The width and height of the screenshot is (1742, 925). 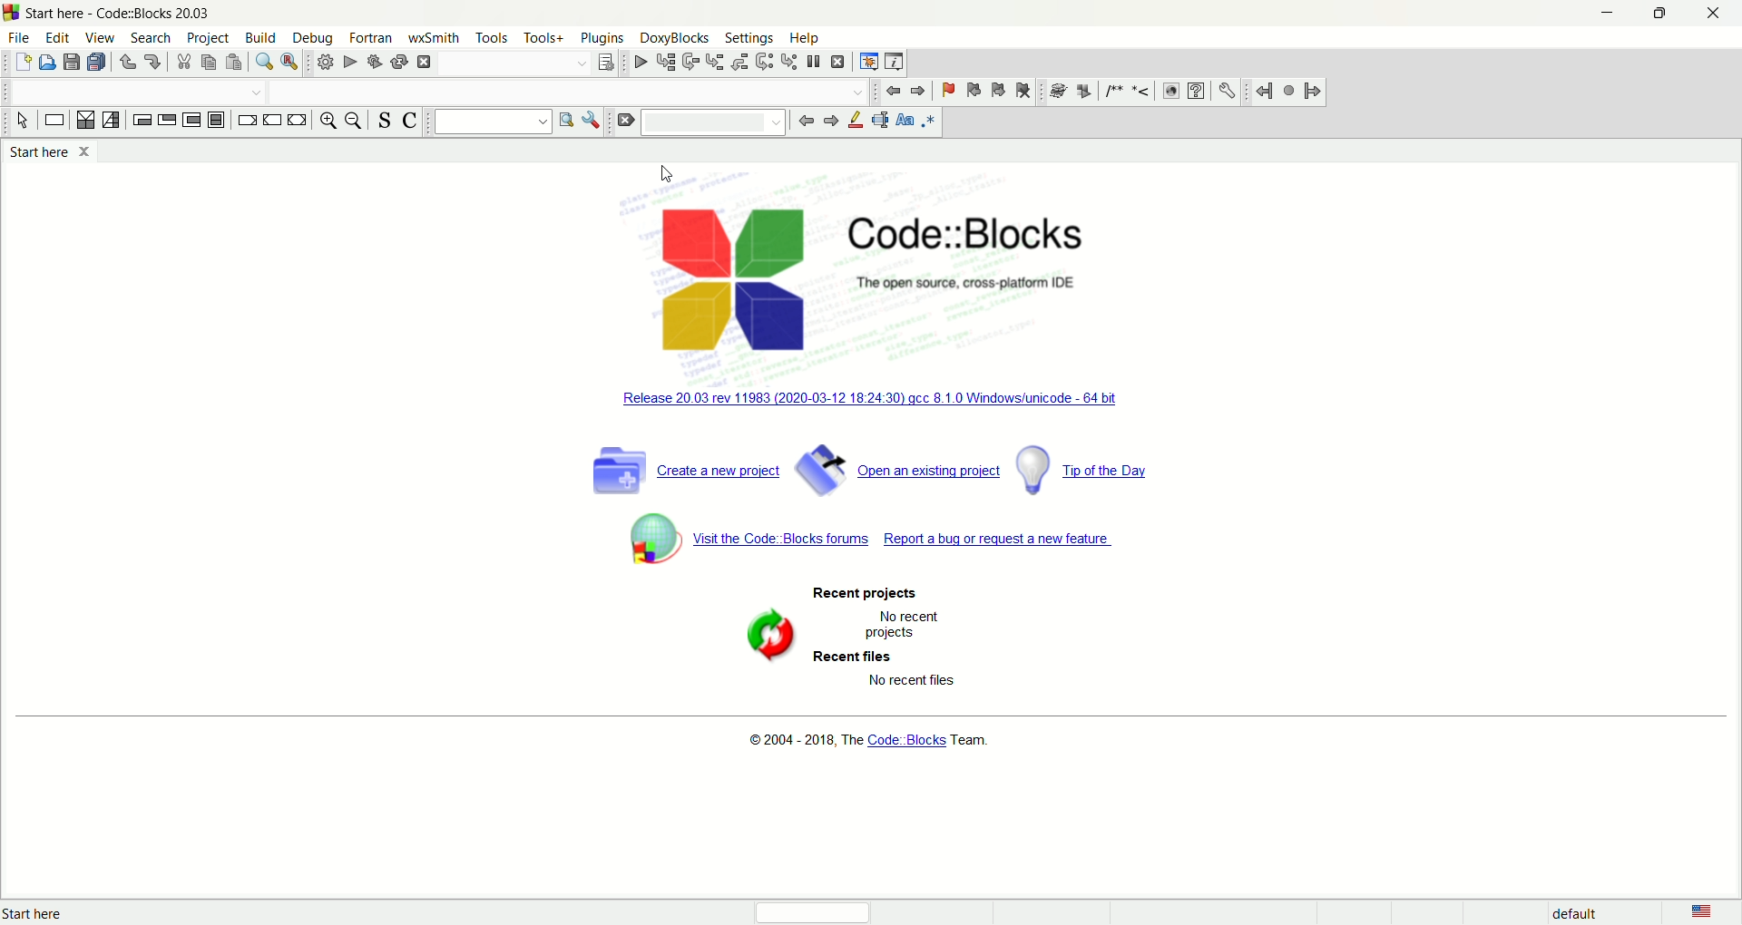 I want to click on step into, so click(x=717, y=63).